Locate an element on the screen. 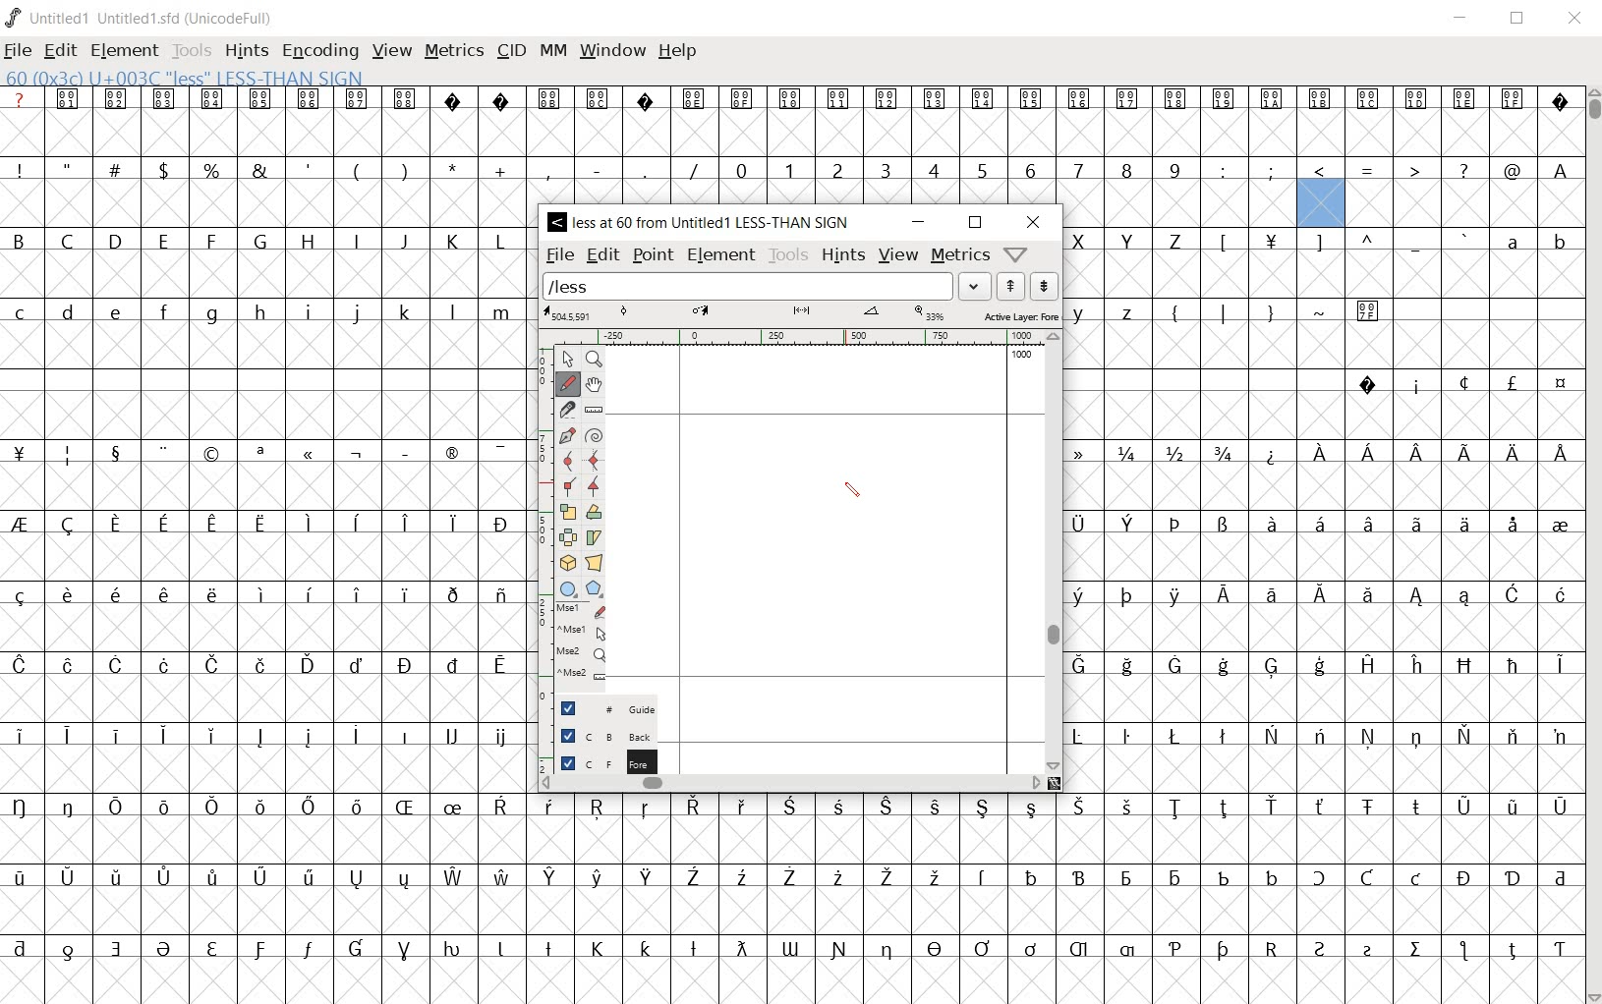  empty cells is located at coordinates (790, 840).